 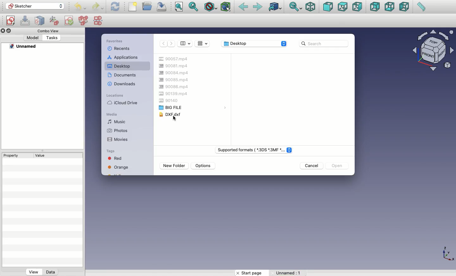 I want to click on Data, so click(x=51, y=272).